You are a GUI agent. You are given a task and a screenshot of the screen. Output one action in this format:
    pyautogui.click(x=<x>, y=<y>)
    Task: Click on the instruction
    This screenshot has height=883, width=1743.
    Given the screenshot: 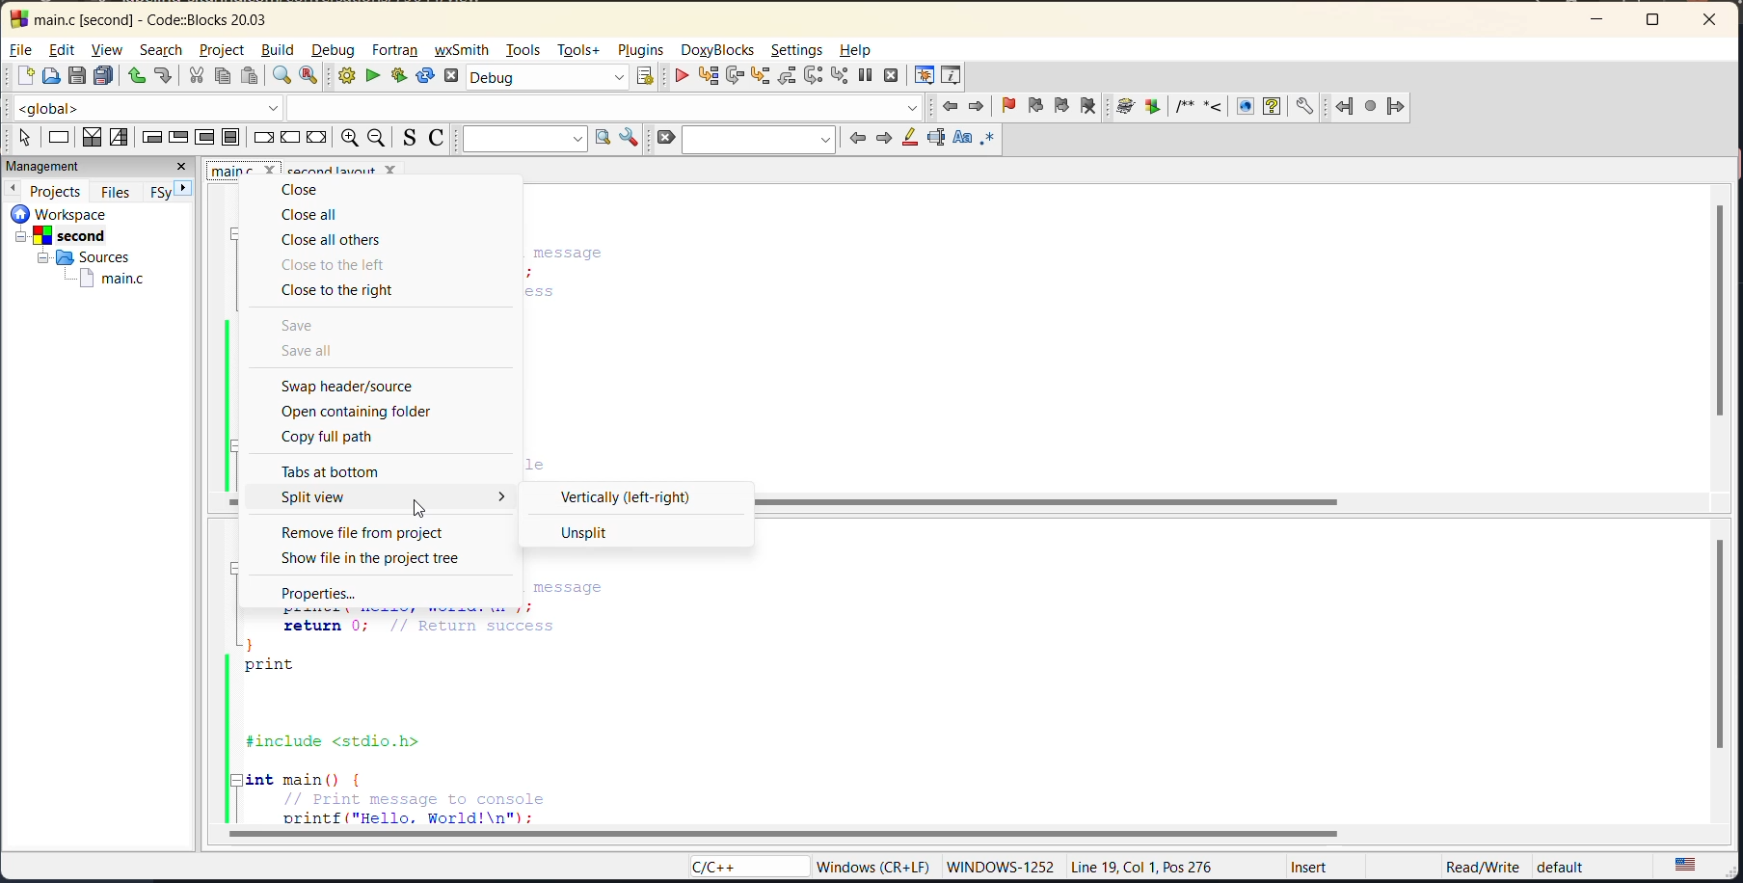 What is the action you would take?
    pyautogui.click(x=61, y=136)
    